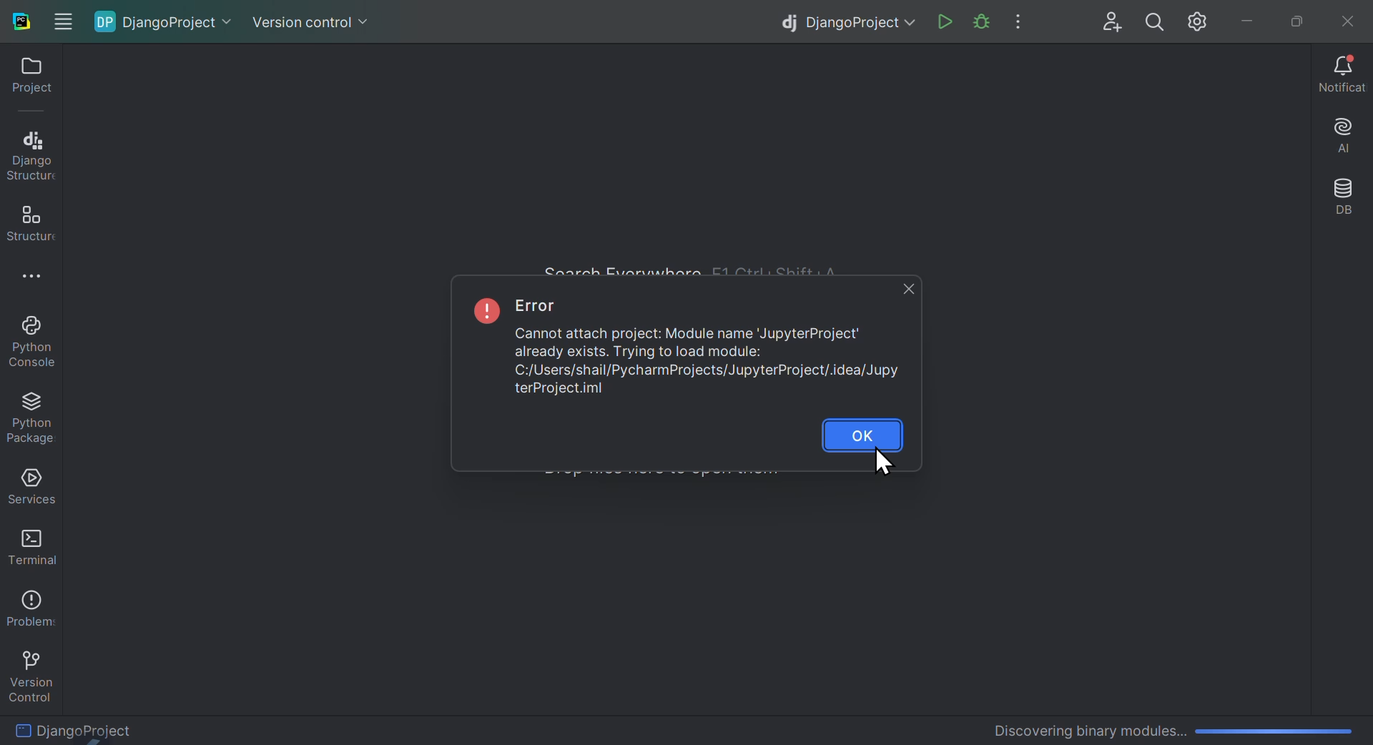 This screenshot has height=745, width=1373. Describe the element at coordinates (36, 343) in the screenshot. I see `Python console` at that location.